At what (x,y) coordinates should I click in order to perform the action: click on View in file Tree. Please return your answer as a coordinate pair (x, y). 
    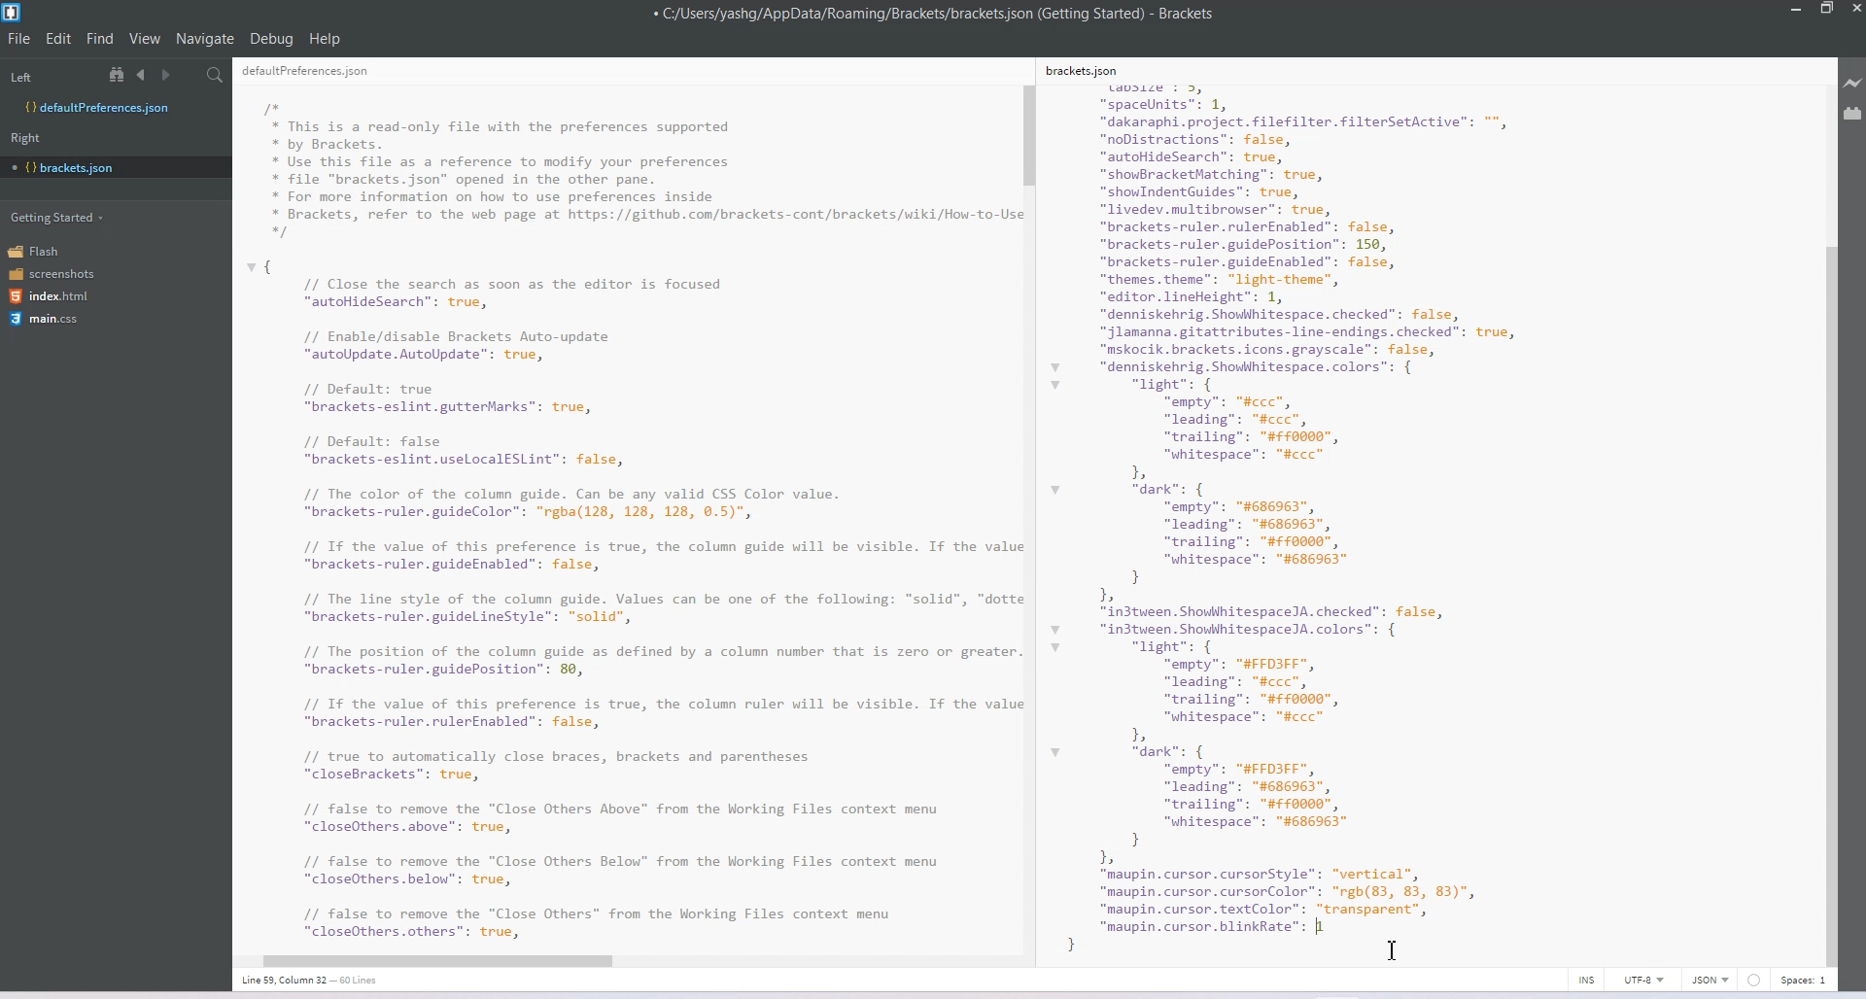
    Looking at the image, I should click on (120, 74).